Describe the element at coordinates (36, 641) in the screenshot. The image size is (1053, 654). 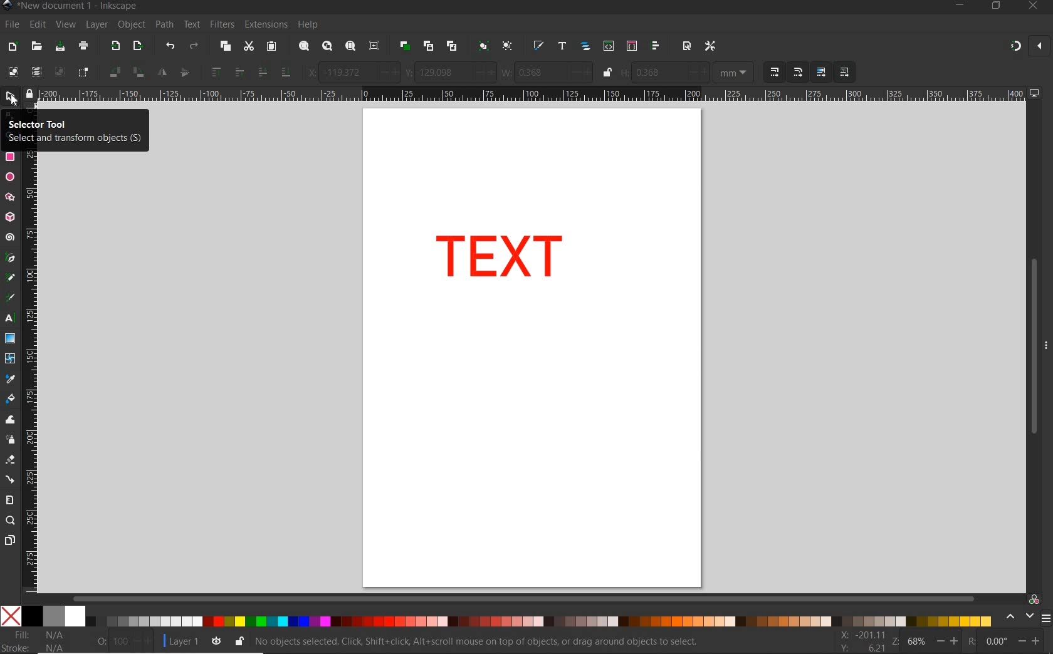
I see `FILE & STROKE` at that location.